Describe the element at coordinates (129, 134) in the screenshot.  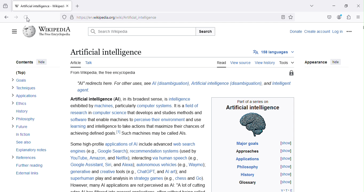
I see `achieving defined goals.!"! Such machines may be called Als.` at that location.